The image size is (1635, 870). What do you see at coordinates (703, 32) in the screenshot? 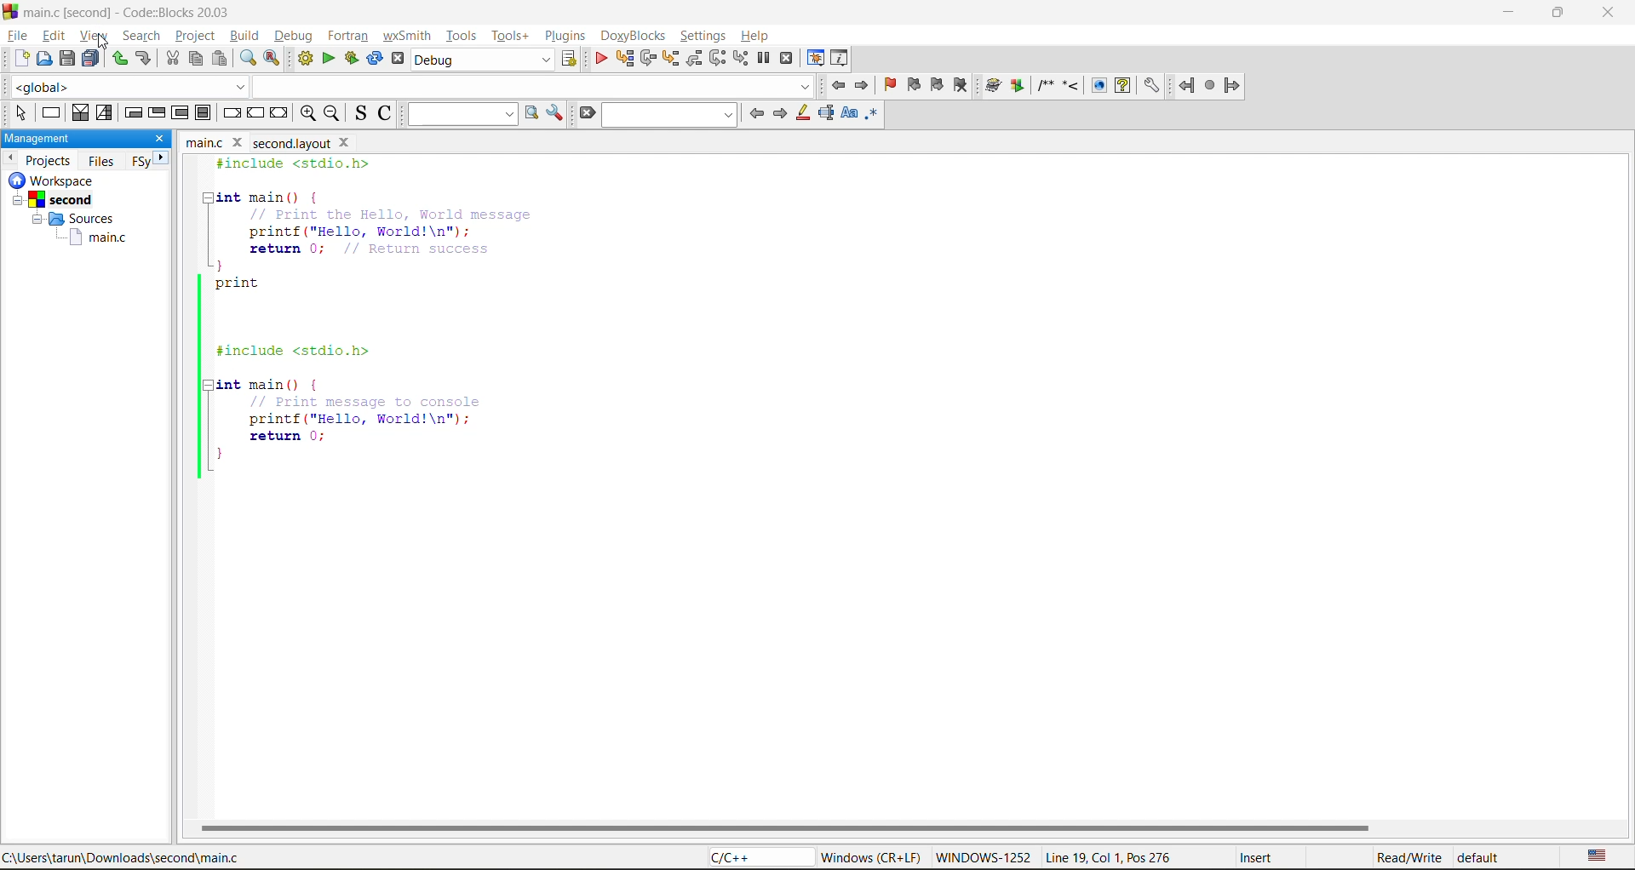
I see `settings` at bounding box center [703, 32].